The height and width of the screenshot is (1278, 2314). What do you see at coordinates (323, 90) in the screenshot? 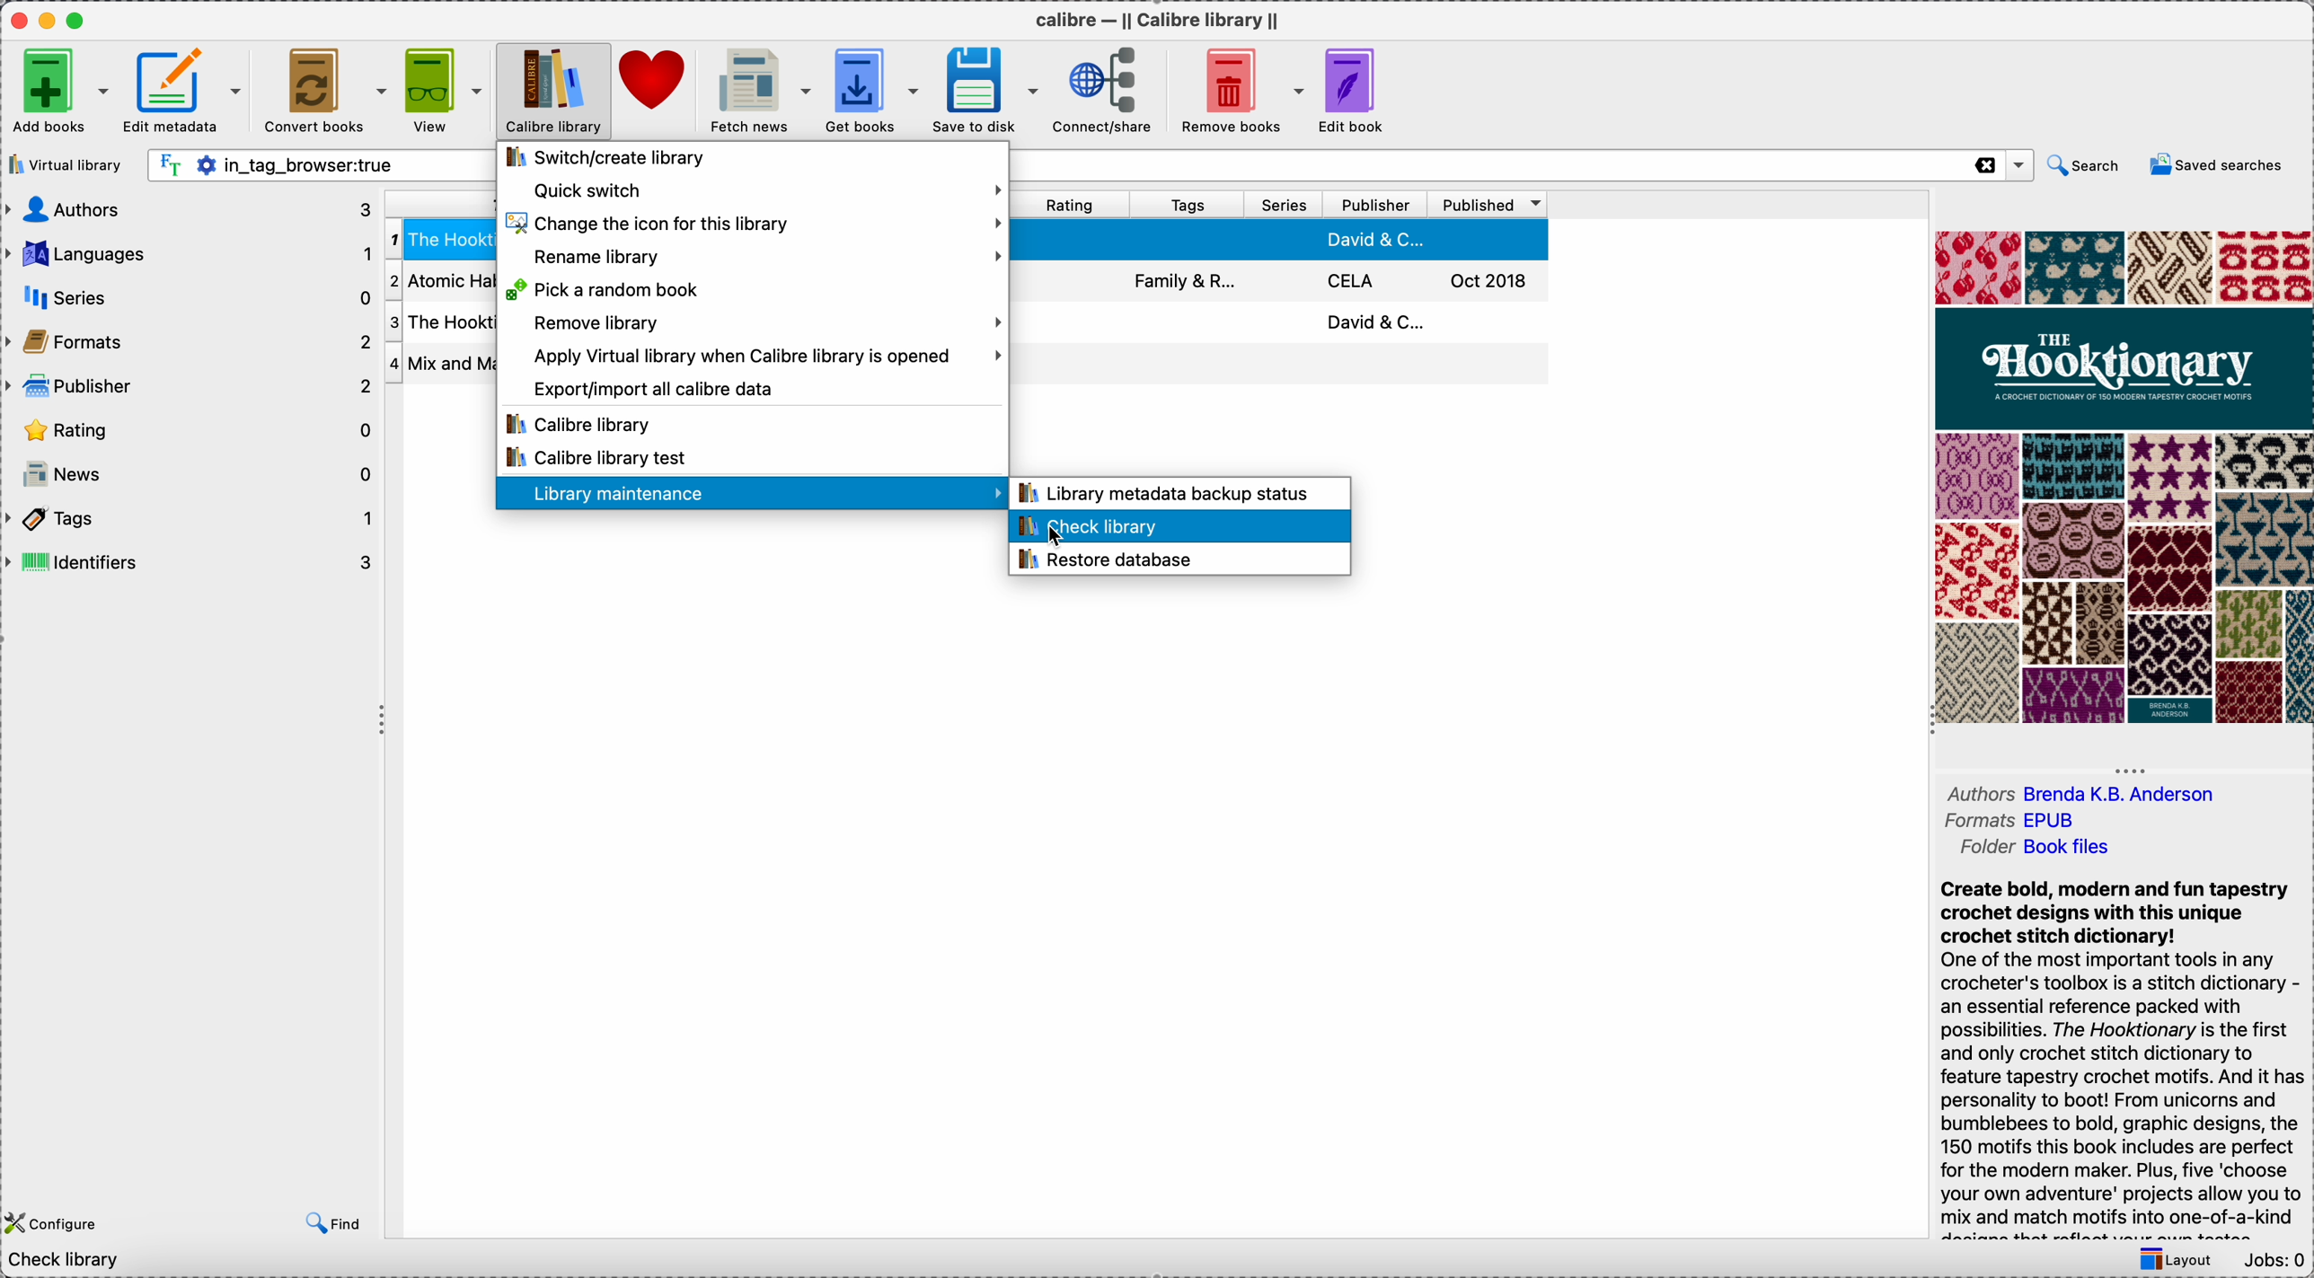
I see `convert books` at bounding box center [323, 90].